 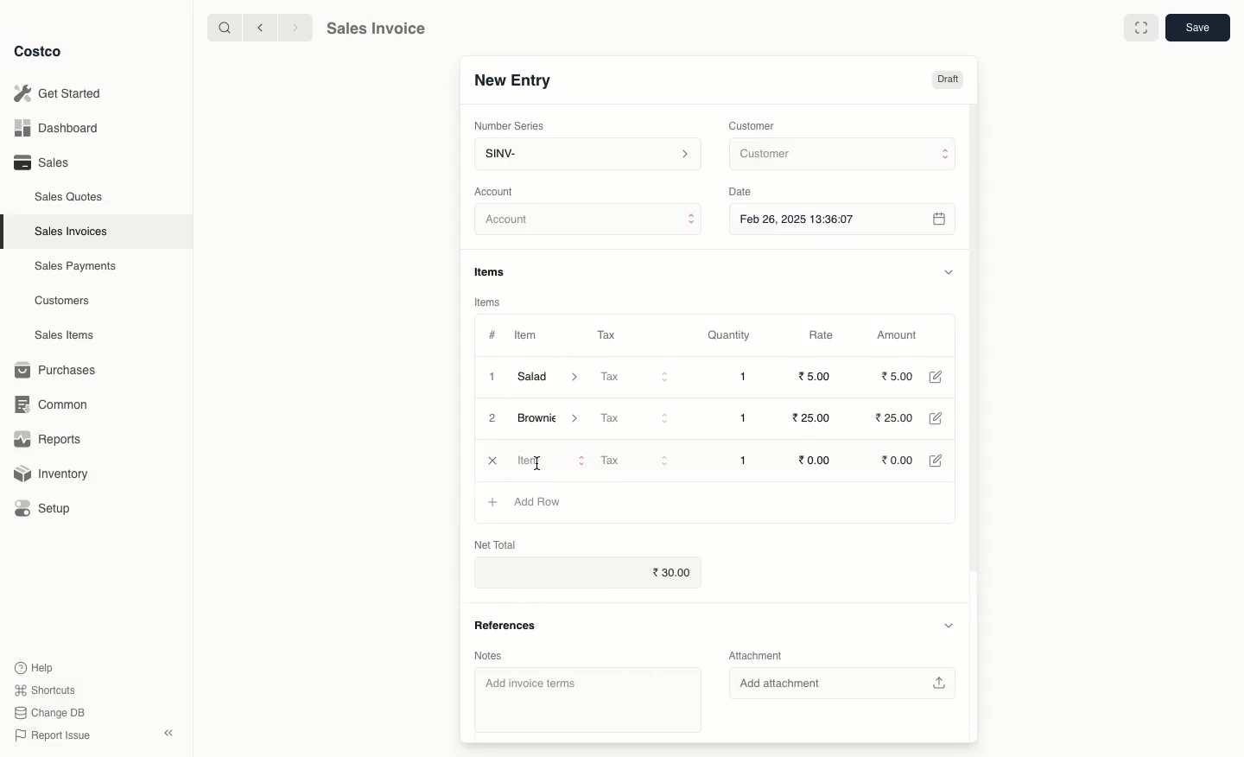 I want to click on Item, so click(x=528, y=337).